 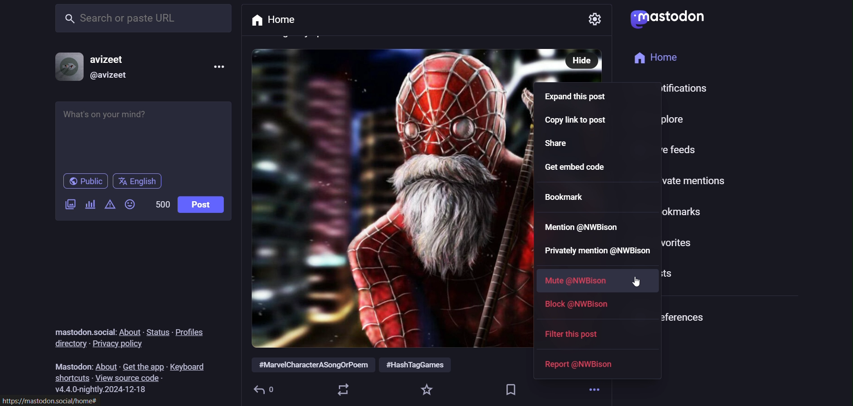 What do you see at coordinates (582, 307) in the screenshot?
I see `block user` at bounding box center [582, 307].